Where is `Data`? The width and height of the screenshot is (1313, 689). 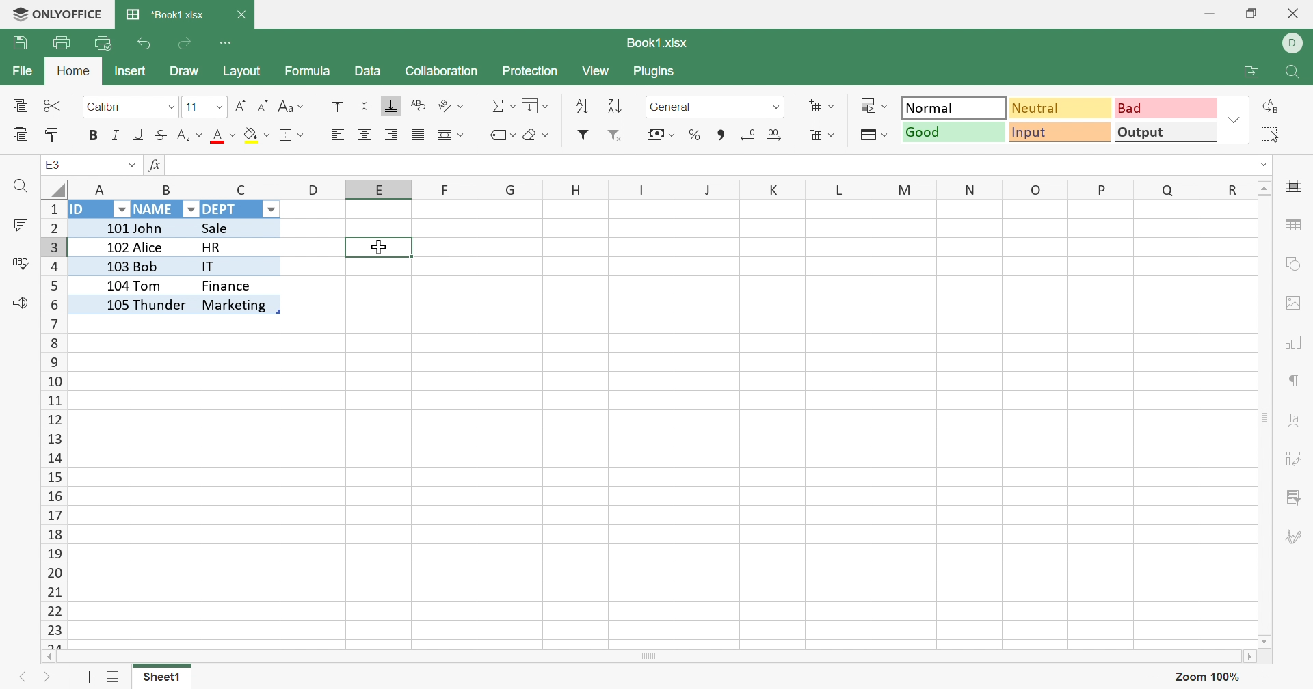 Data is located at coordinates (370, 71).